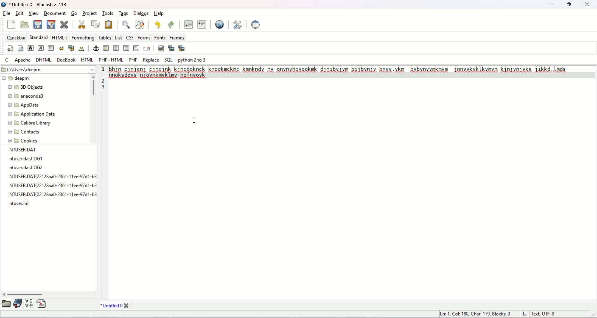 The height and width of the screenshot is (318, 597). What do you see at coordinates (19, 13) in the screenshot?
I see `edit` at bounding box center [19, 13].